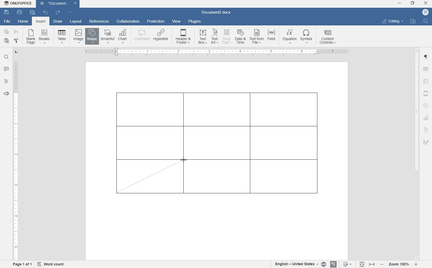 The image size is (432, 268). I want to click on paragraph settings, so click(426, 57).